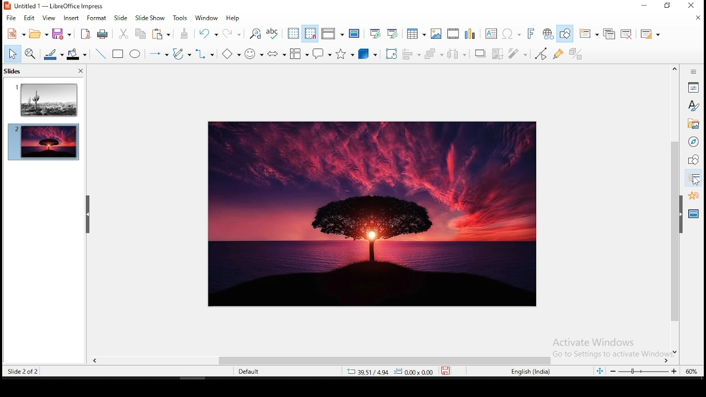 This screenshot has width=706, height=397. Describe the element at coordinates (47, 99) in the screenshot. I see `slide 1` at that location.